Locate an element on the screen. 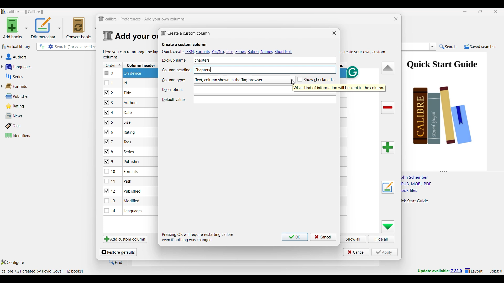  checkbox - 0 is located at coordinates (109, 73).